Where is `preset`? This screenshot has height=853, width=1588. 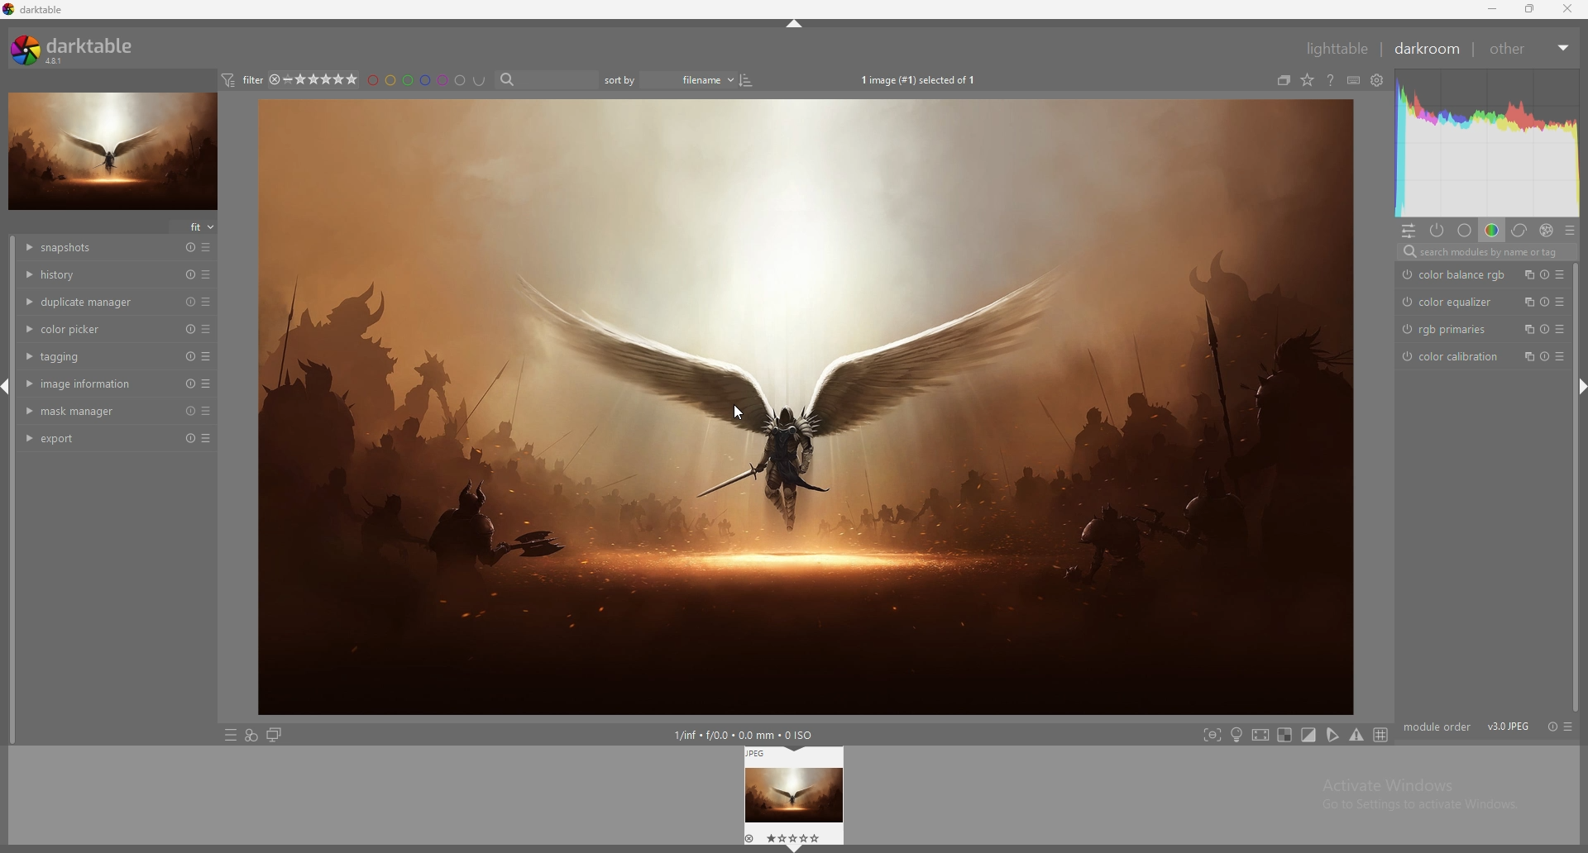 preset is located at coordinates (208, 248).